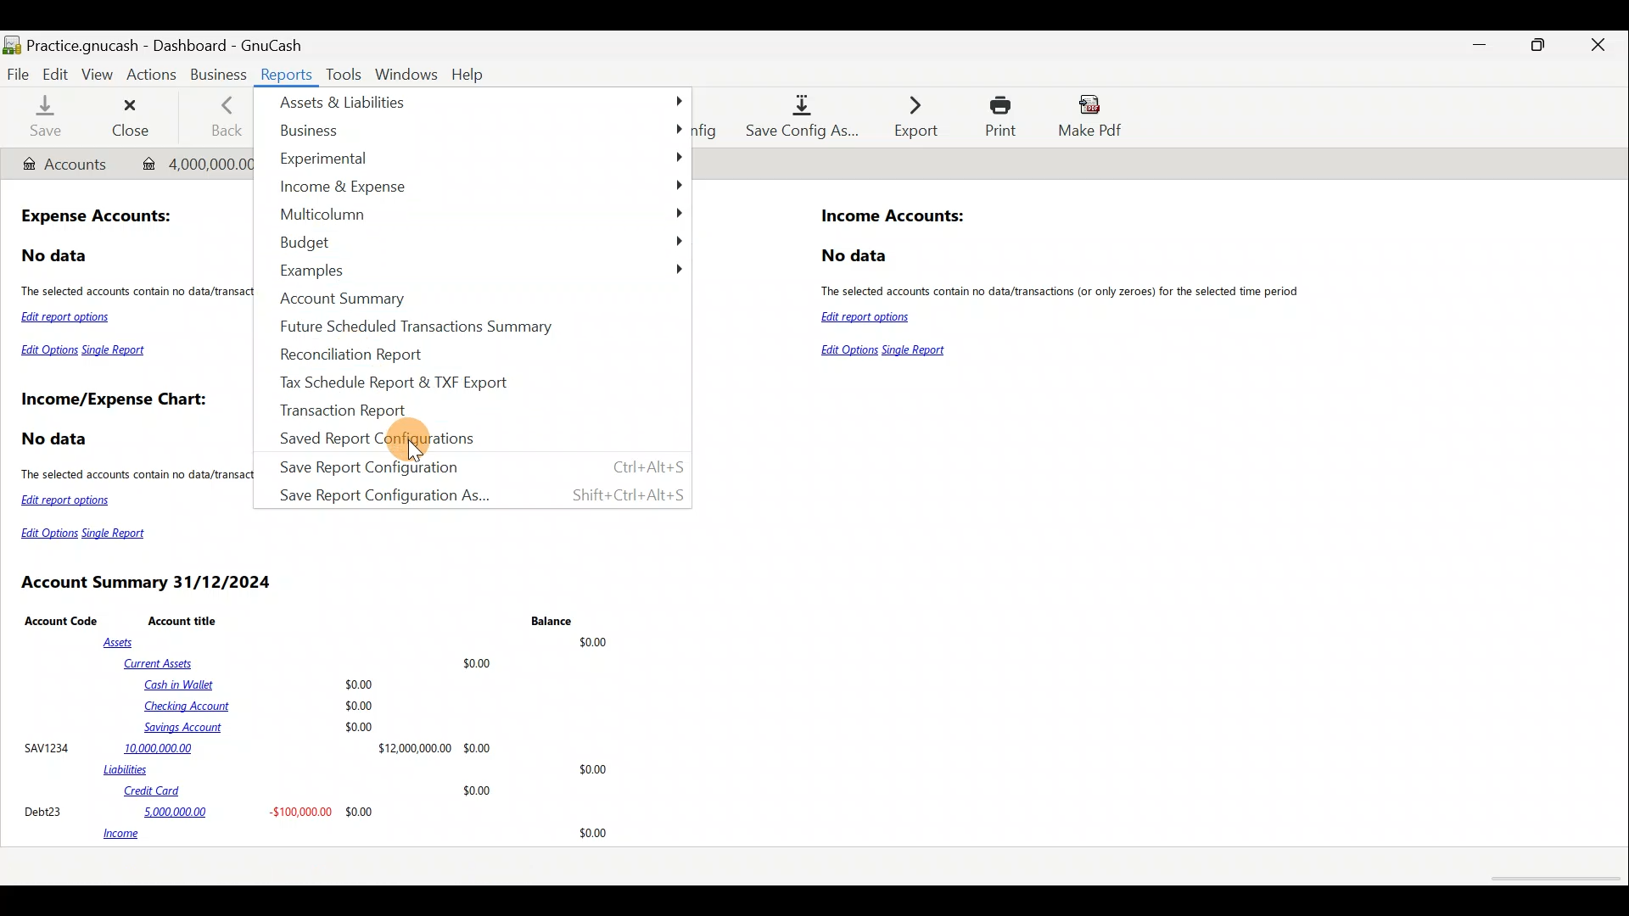 The width and height of the screenshot is (1629, 916). Describe the element at coordinates (309, 791) in the screenshot. I see `Credit Card $0.00` at that location.